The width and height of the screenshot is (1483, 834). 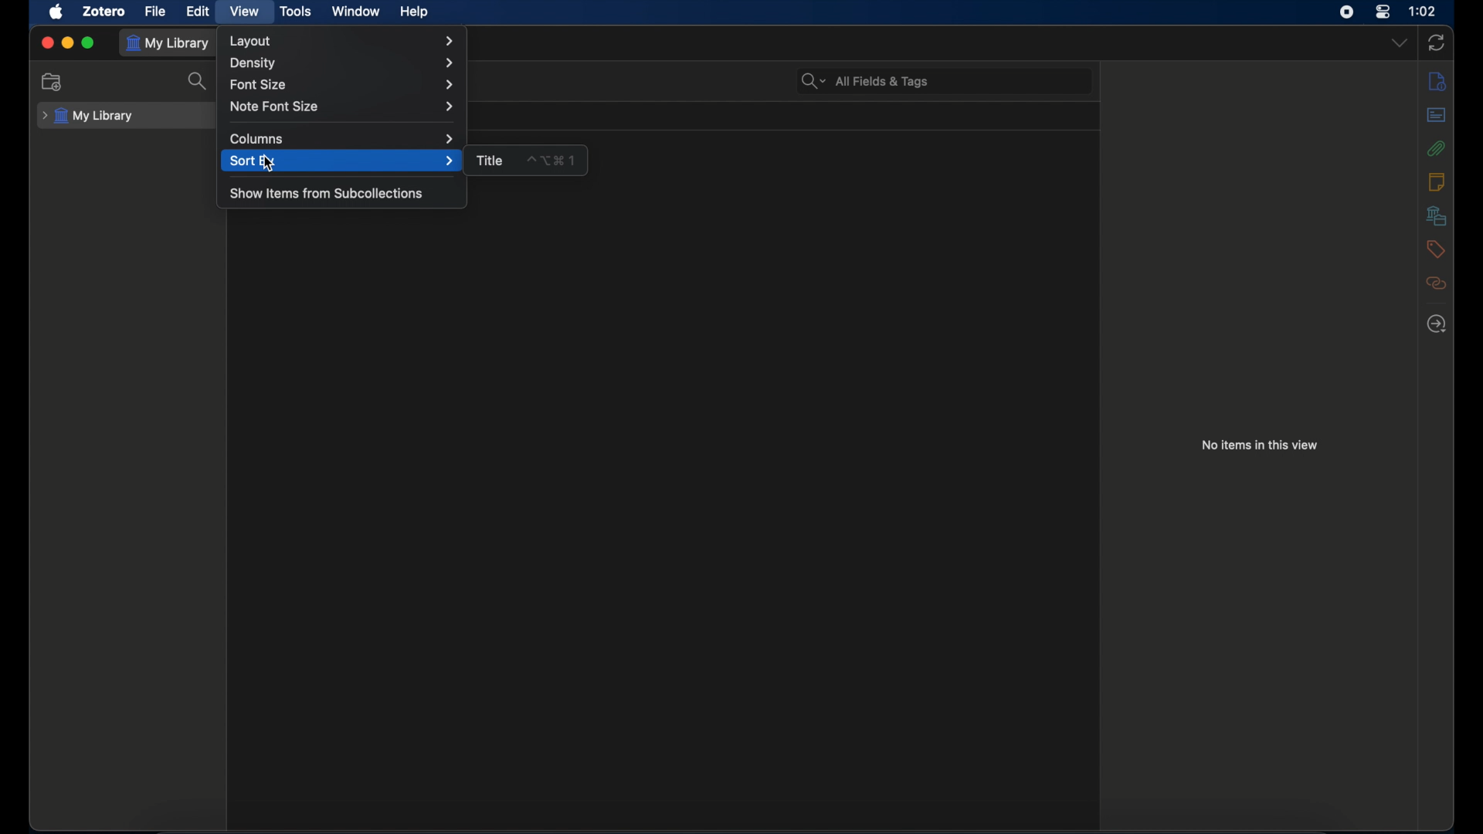 I want to click on font size, so click(x=342, y=85).